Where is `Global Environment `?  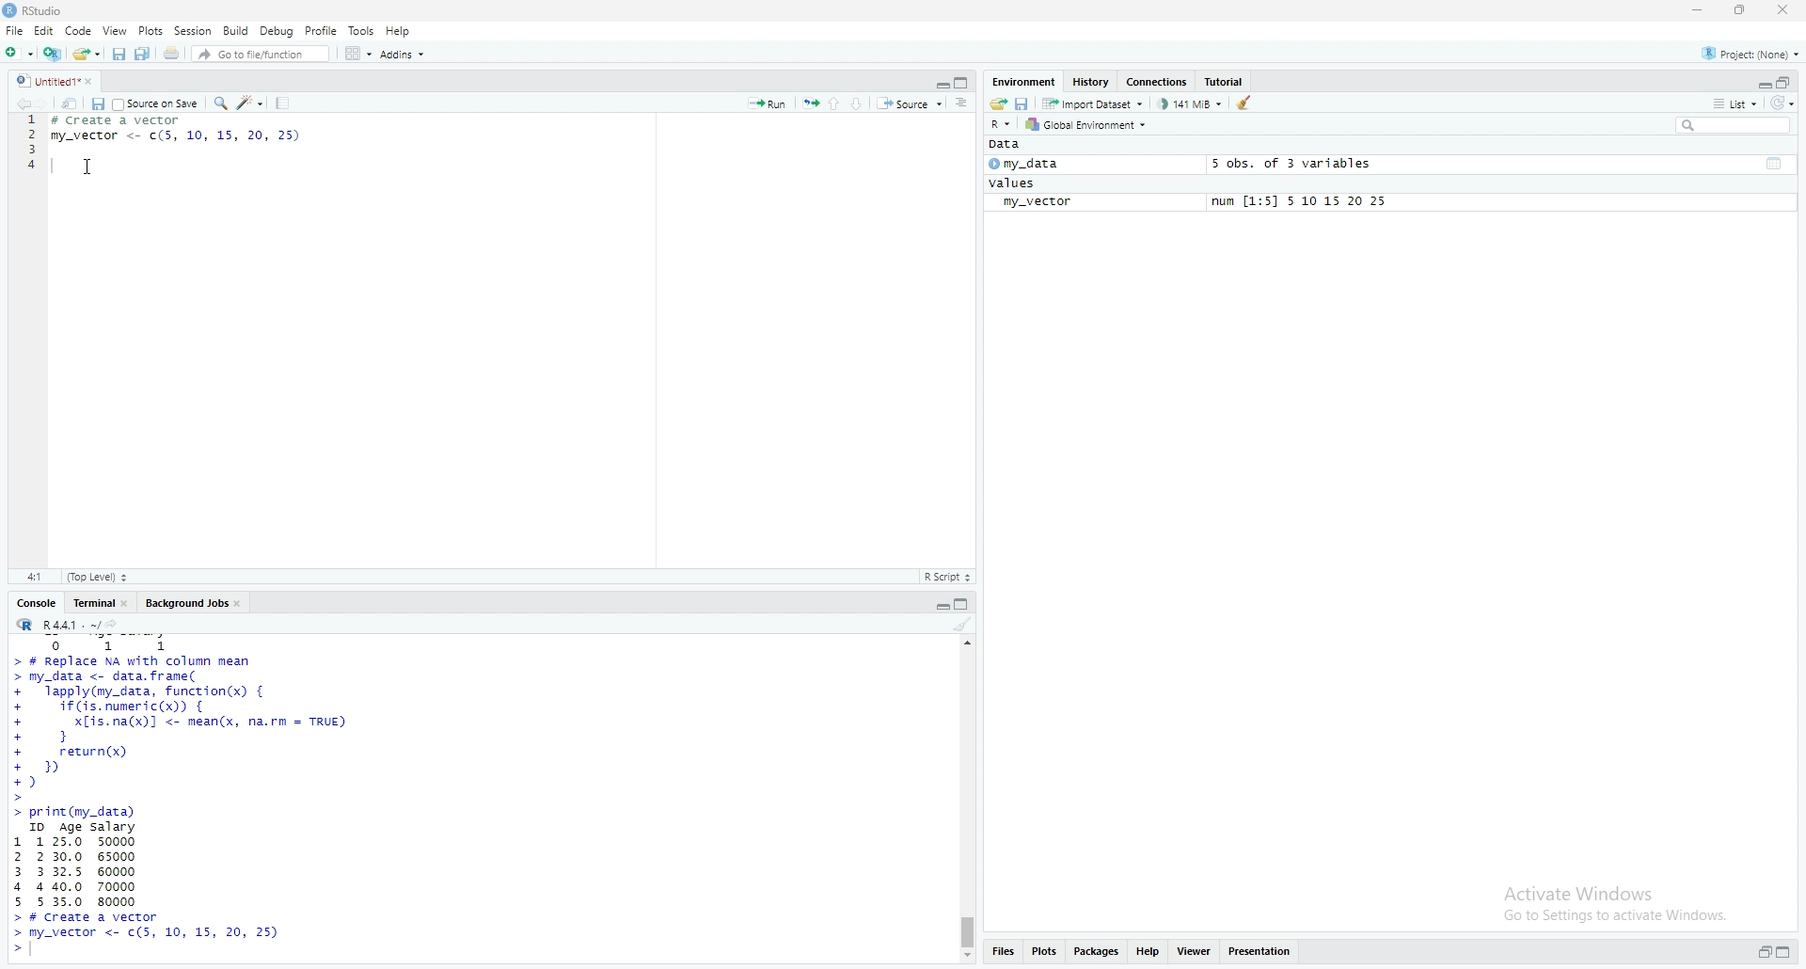 Global Environment  is located at coordinates (1091, 124).